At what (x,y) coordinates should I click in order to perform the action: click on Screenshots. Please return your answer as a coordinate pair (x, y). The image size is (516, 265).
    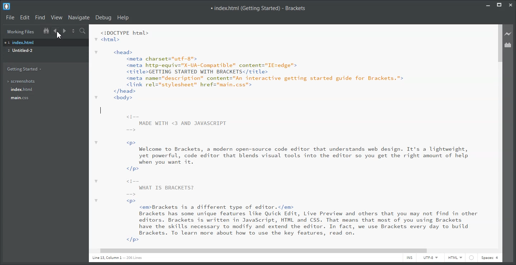
    Looking at the image, I should click on (23, 82).